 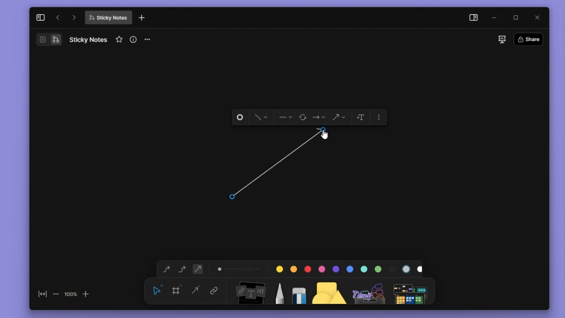 I want to click on straight, so click(x=198, y=269).